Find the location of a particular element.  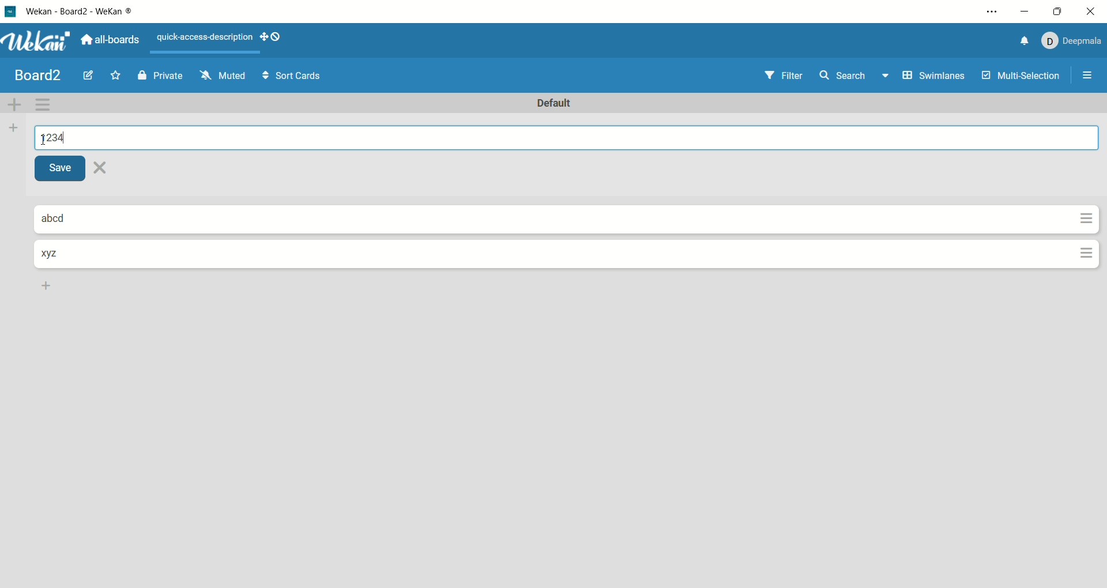

search is located at coordinates (855, 77).